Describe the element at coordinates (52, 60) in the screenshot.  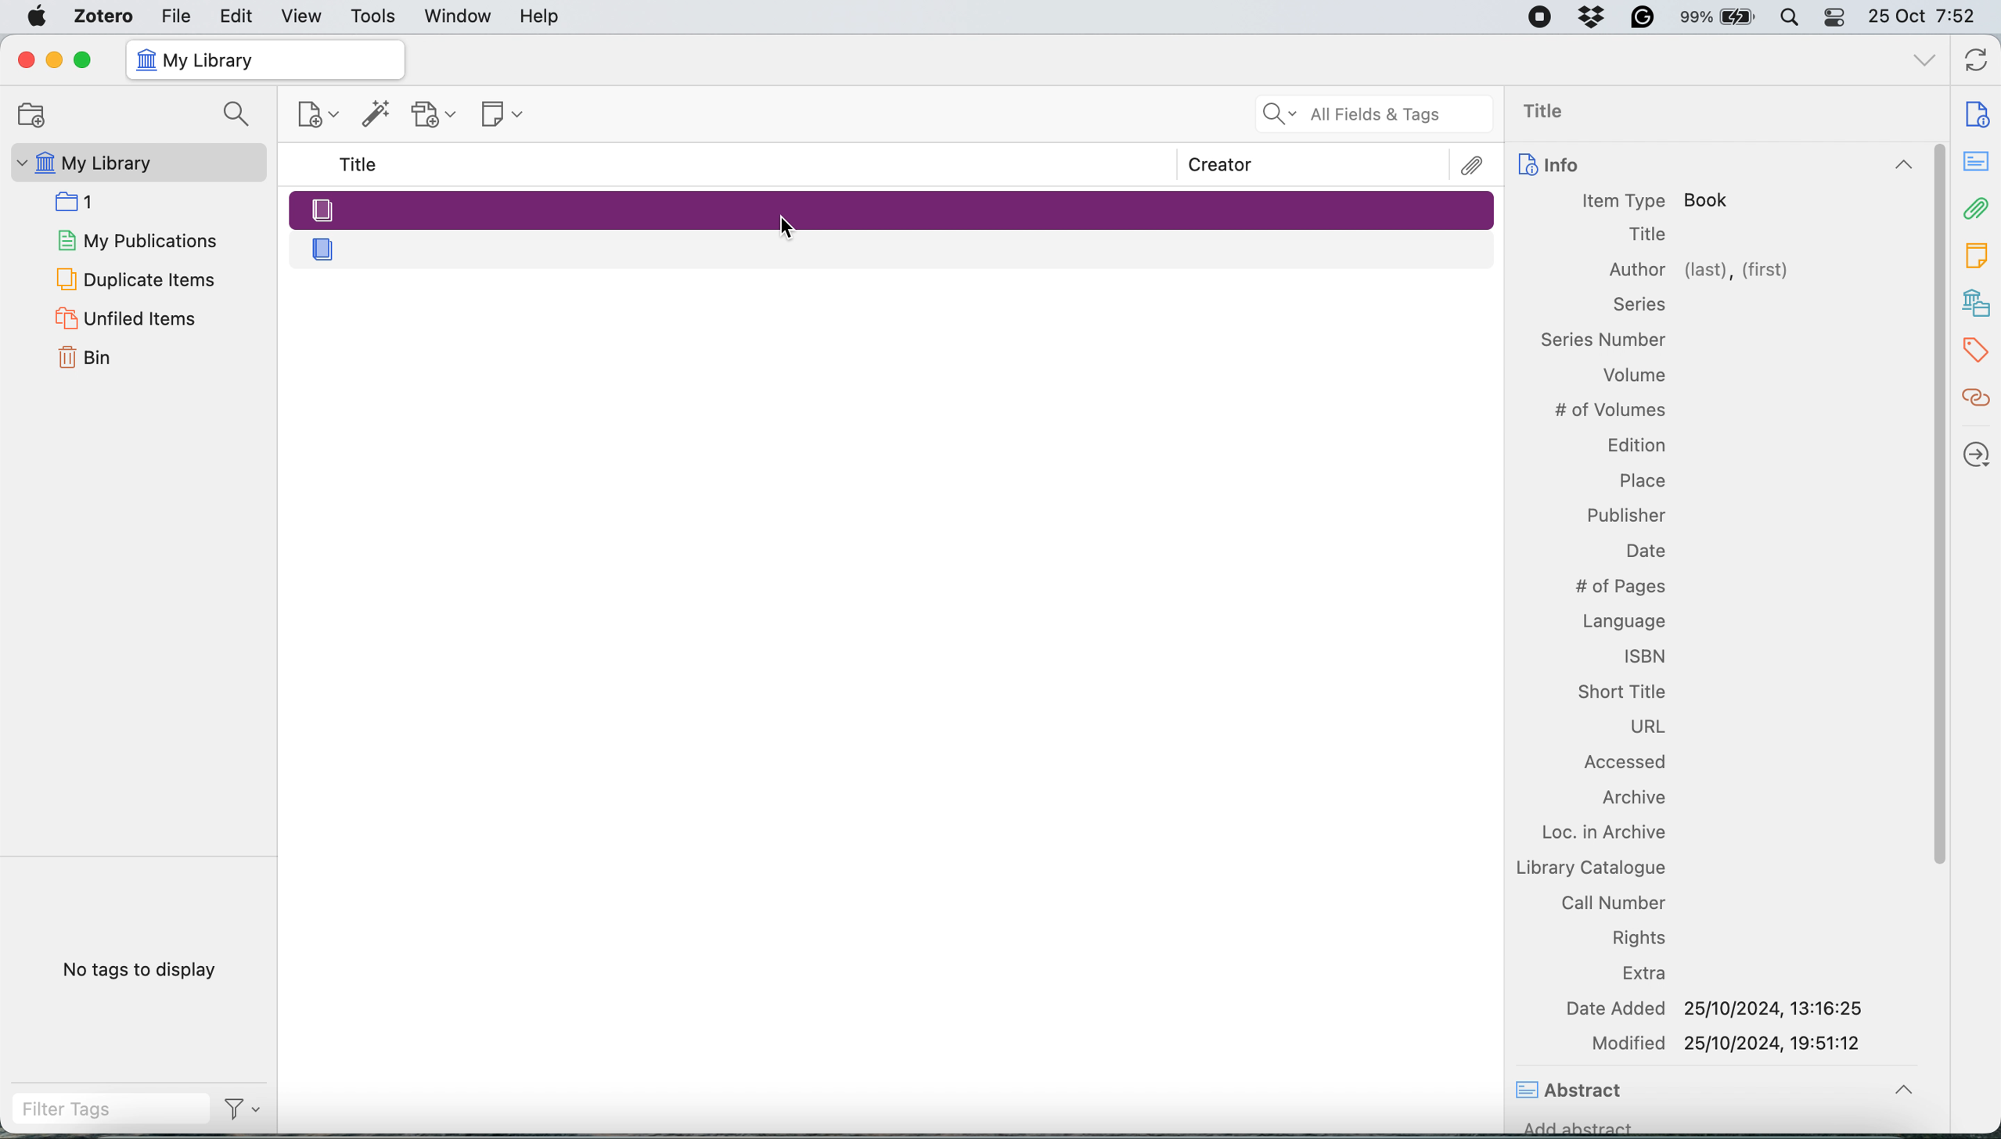
I see `Minimize` at that location.